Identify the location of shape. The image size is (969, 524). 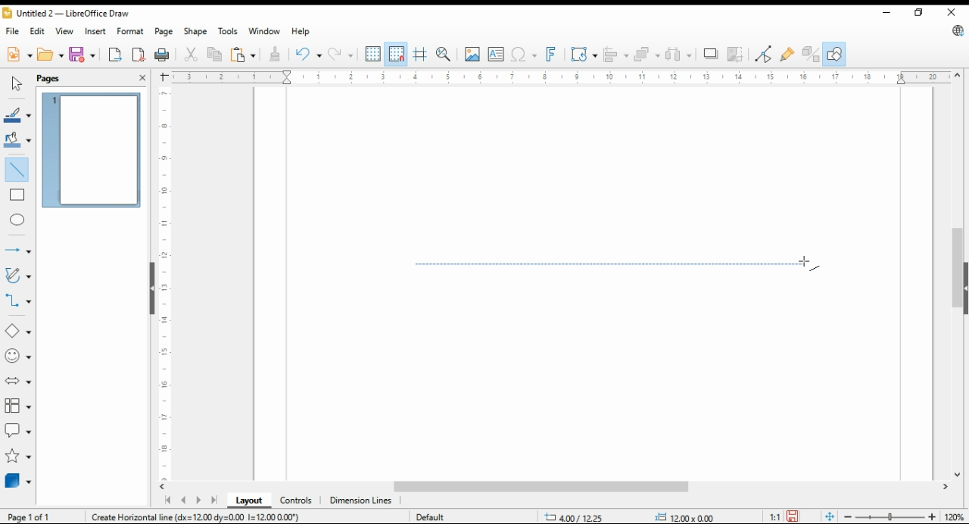
(196, 31).